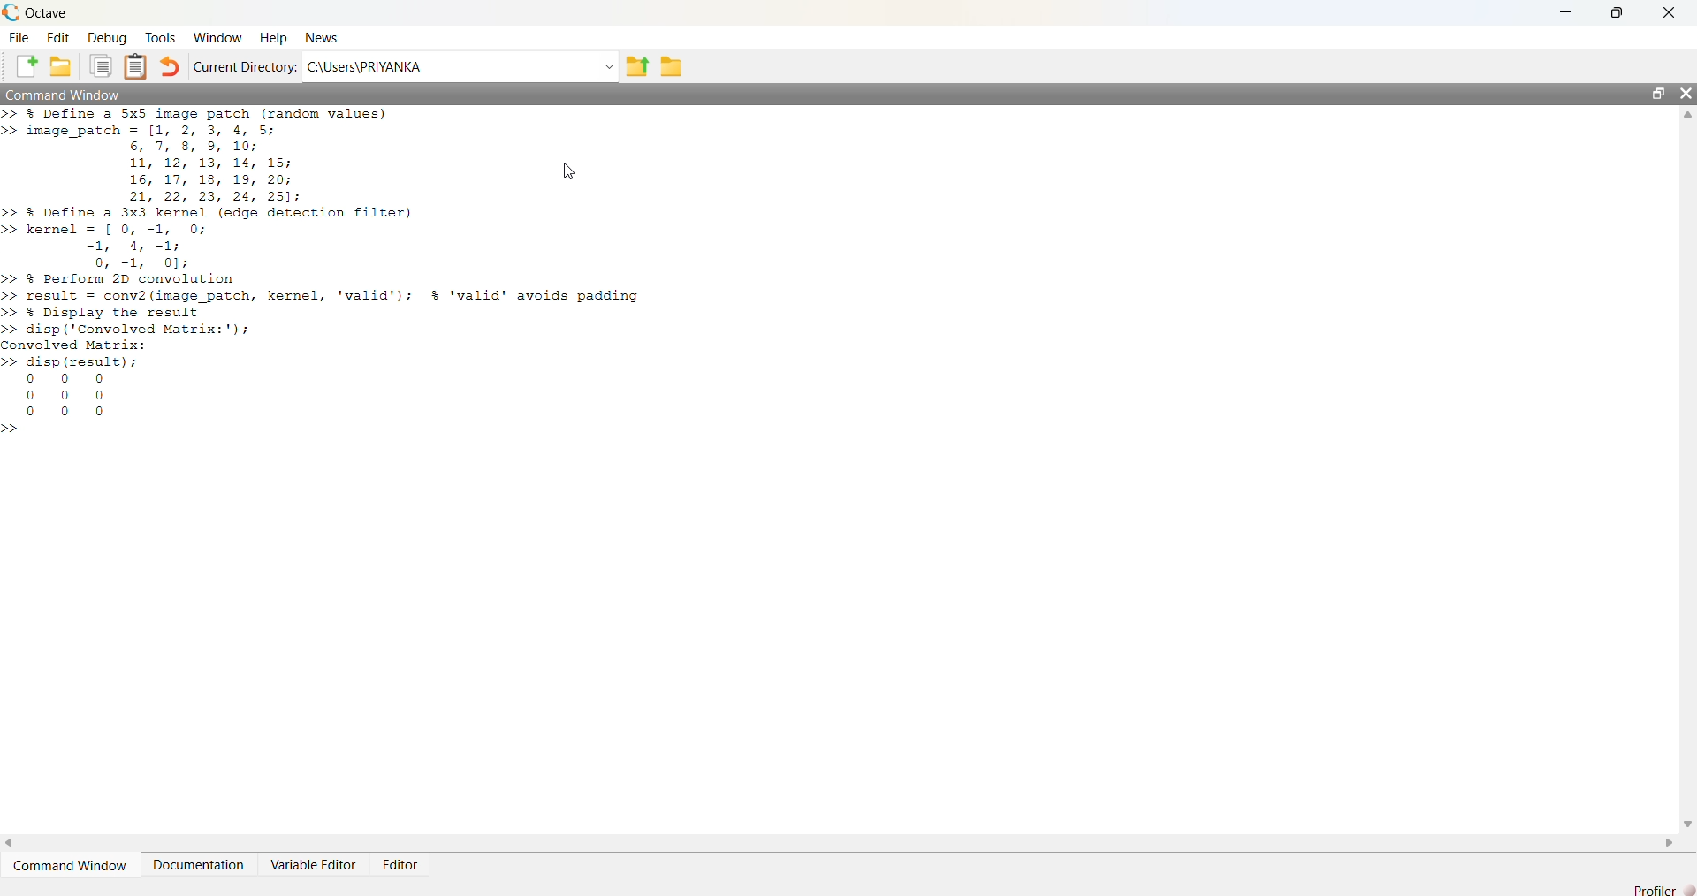 The height and width of the screenshot is (896, 1697). Describe the element at coordinates (315, 864) in the screenshot. I see `Variable Editor` at that location.